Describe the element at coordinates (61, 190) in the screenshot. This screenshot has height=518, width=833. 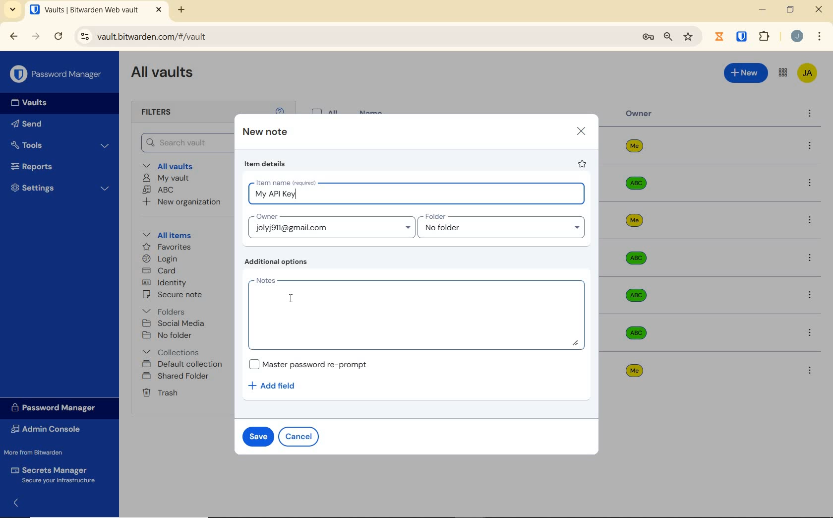
I see `Settings` at that location.